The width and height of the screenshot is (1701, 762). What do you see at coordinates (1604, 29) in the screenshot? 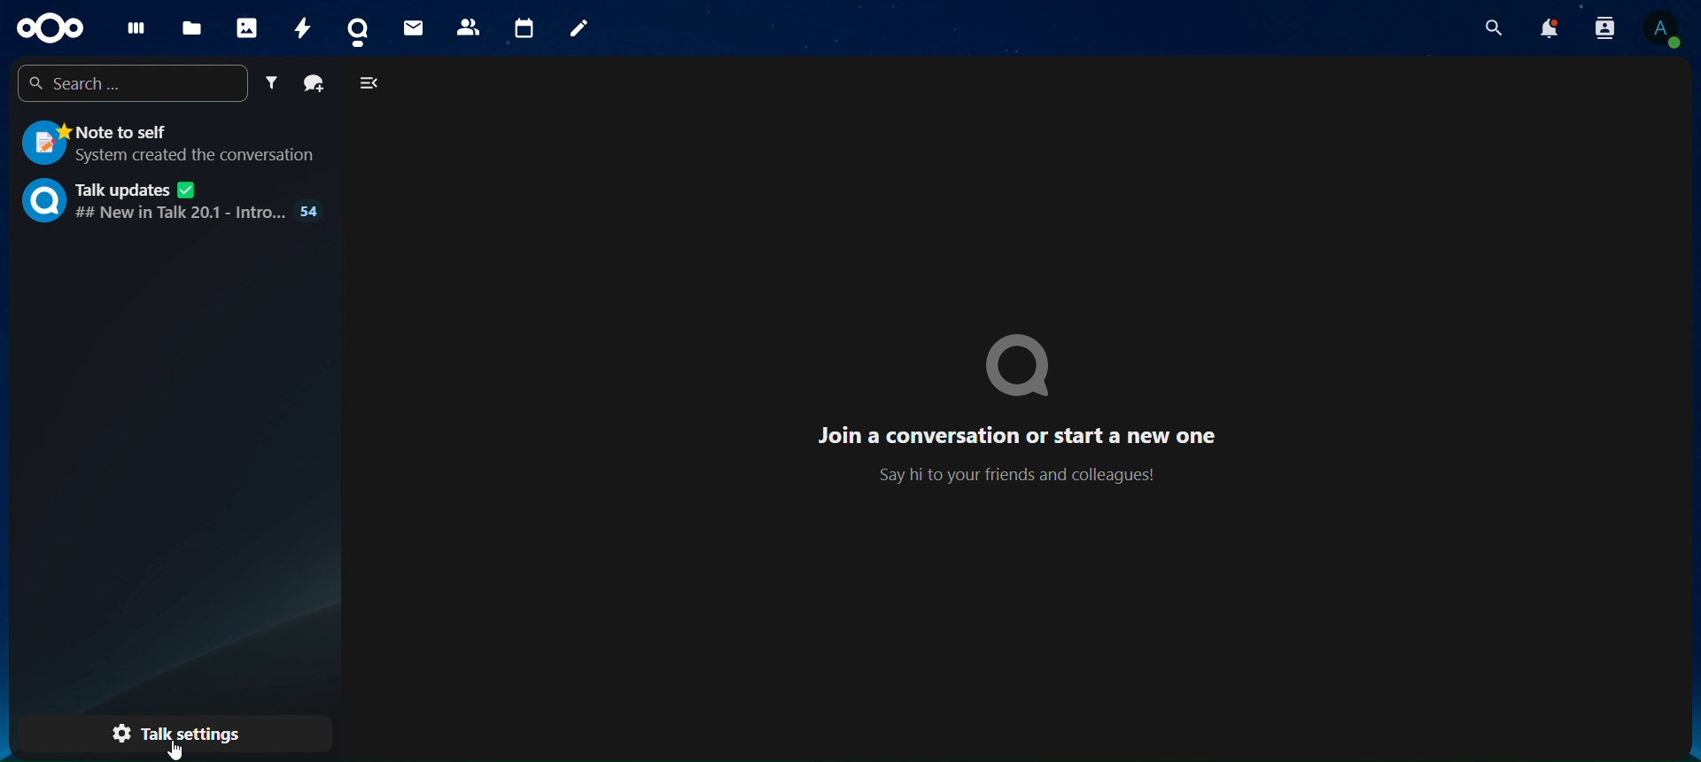
I see `search notifications` at bounding box center [1604, 29].